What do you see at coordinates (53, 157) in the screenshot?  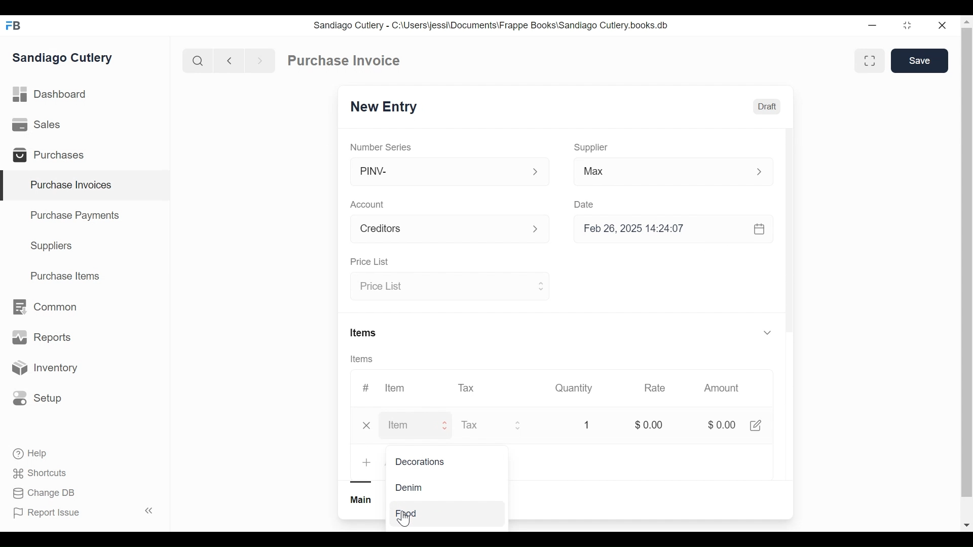 I see `Purchases` at bounding box center [53, 157].